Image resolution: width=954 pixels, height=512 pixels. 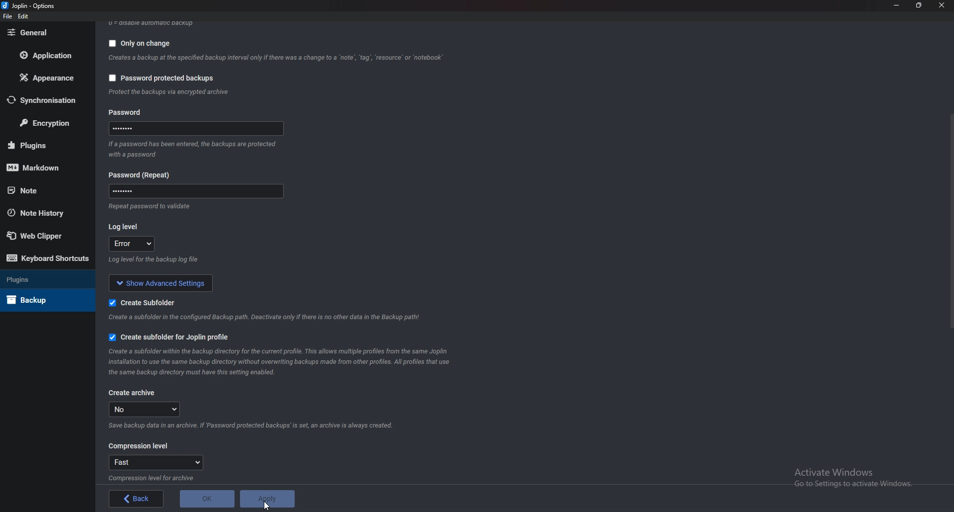 What do you see at coordinates (141, 175) in the screenshot?
I see `Password` at bounding box center [141, 175].